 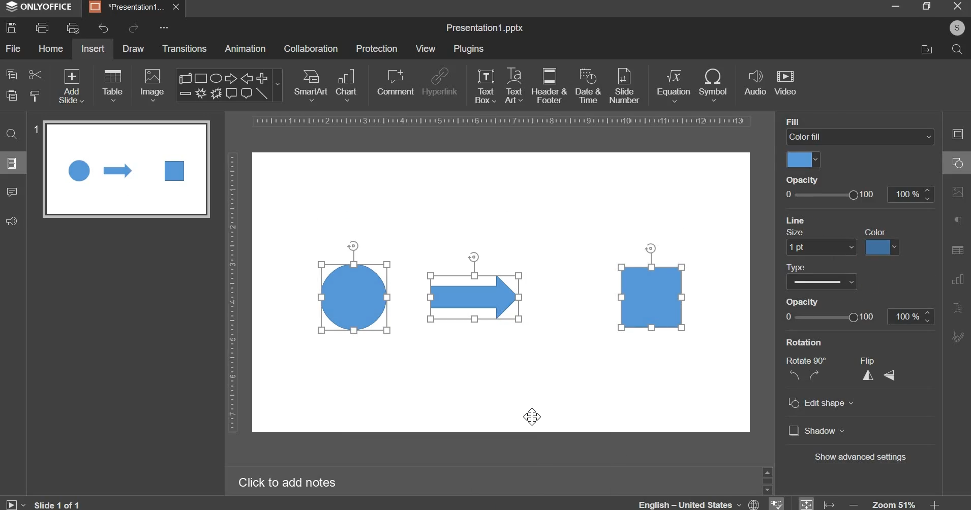 I want to click on home, so click(x=50, y=48).